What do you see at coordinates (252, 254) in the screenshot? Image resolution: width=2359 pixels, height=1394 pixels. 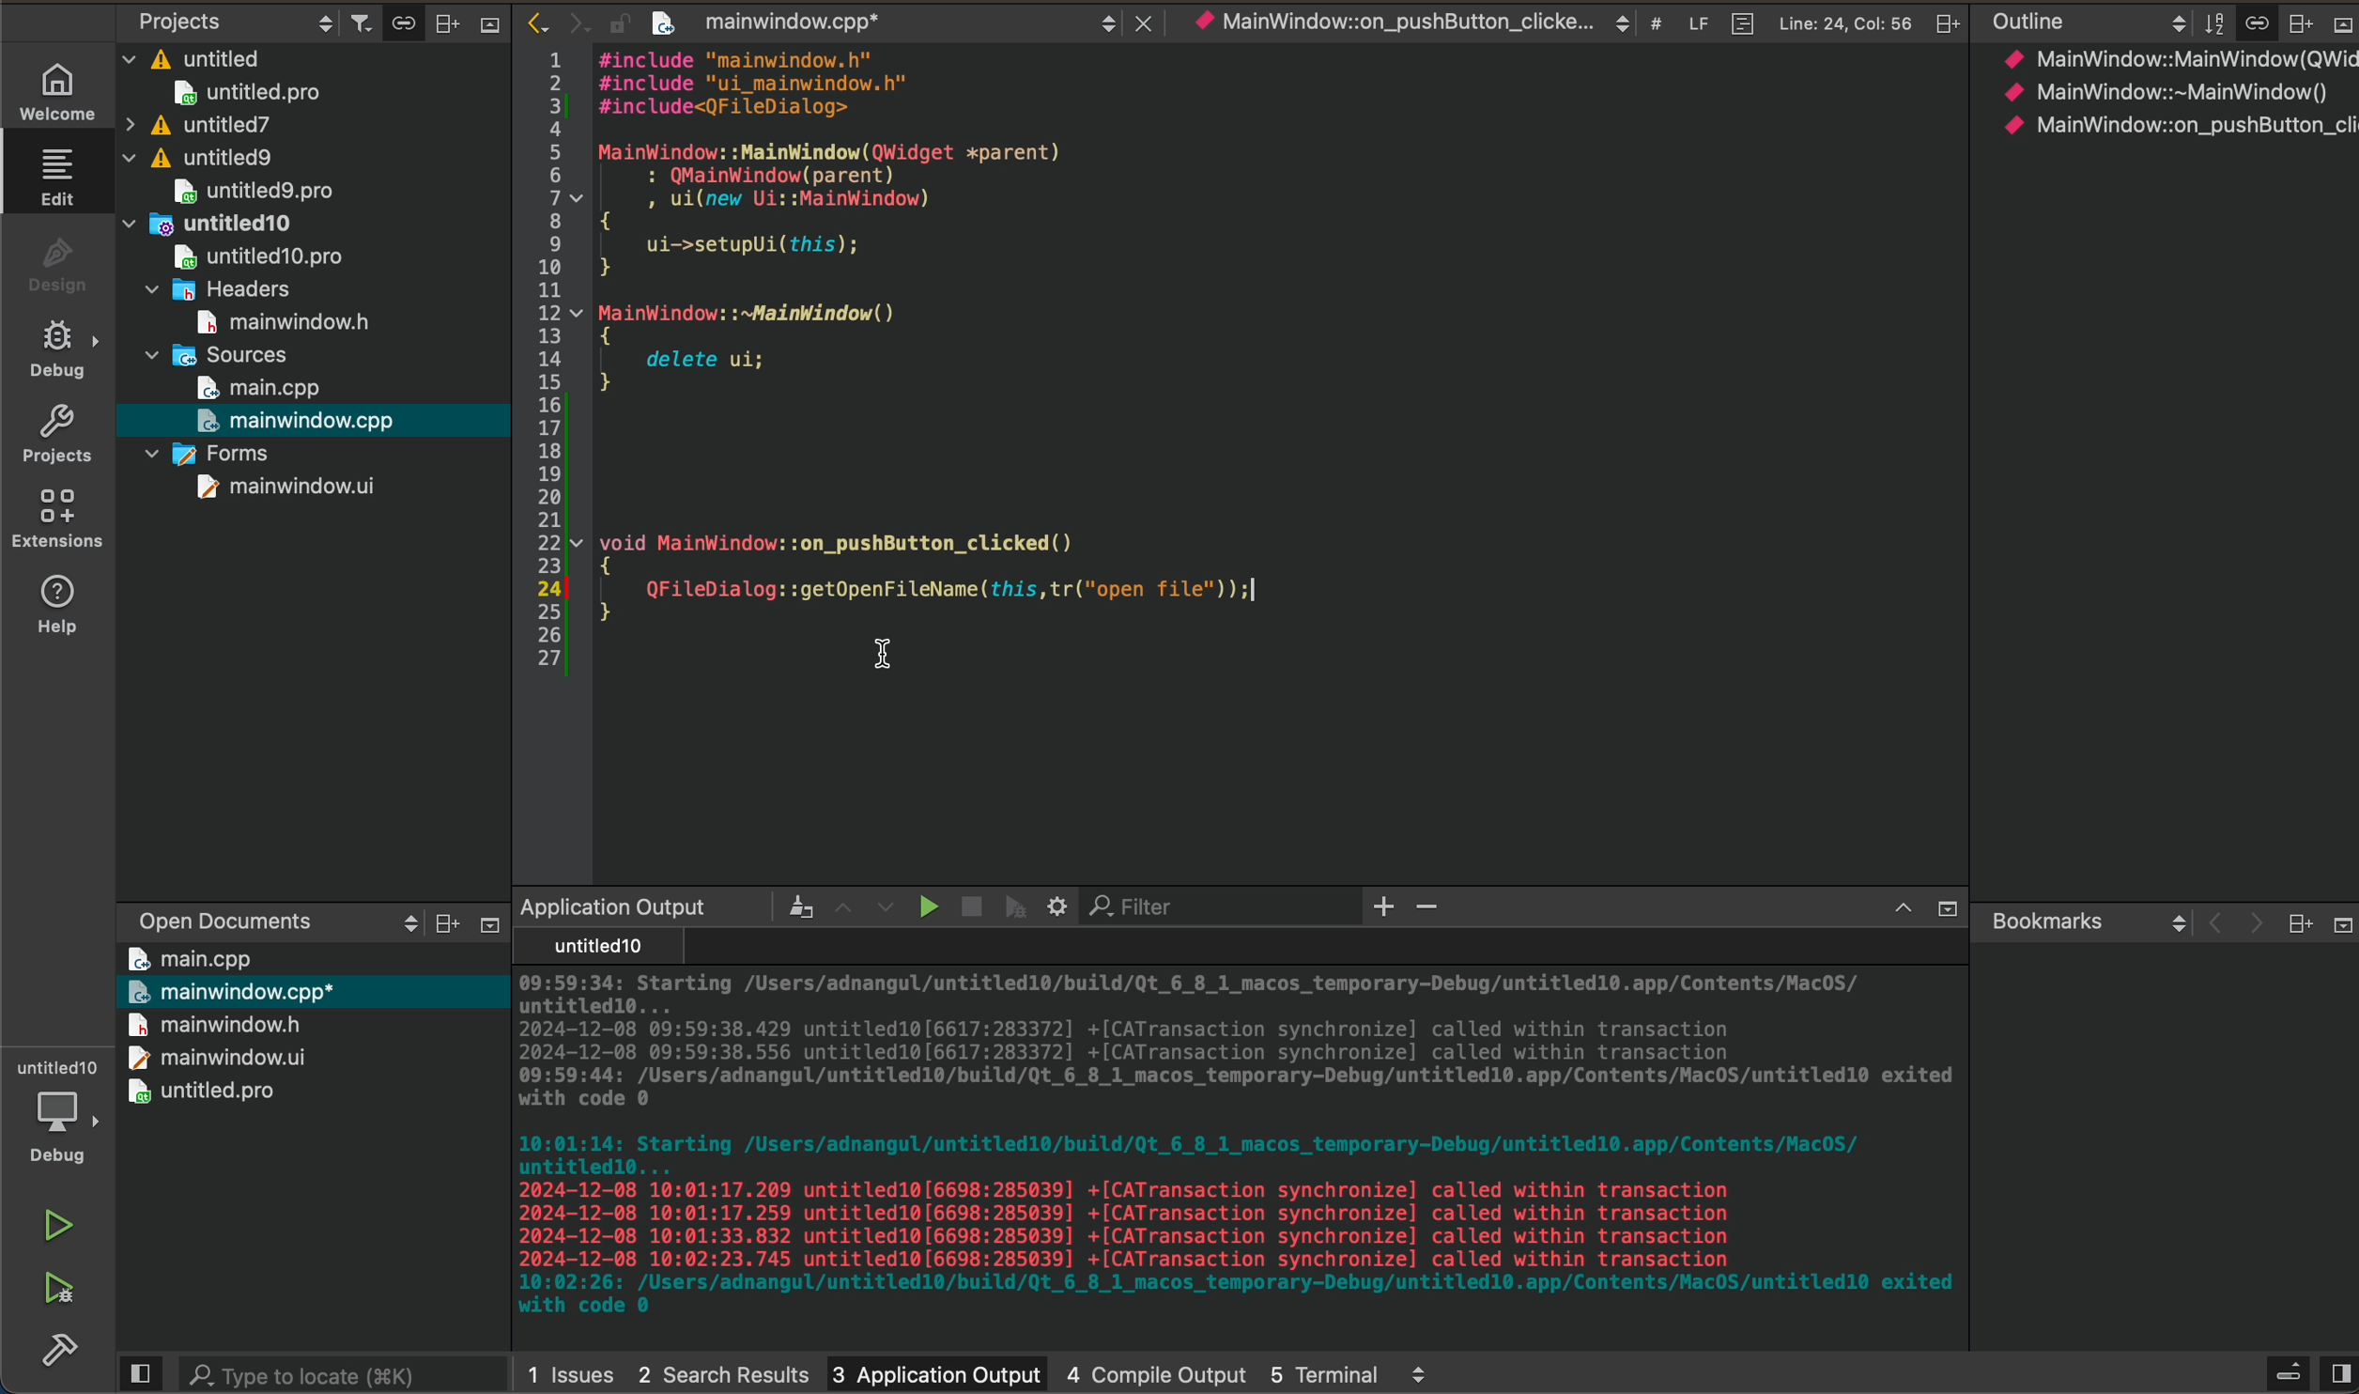 I see `untitled10.oro` at bounding box center [252, 254].